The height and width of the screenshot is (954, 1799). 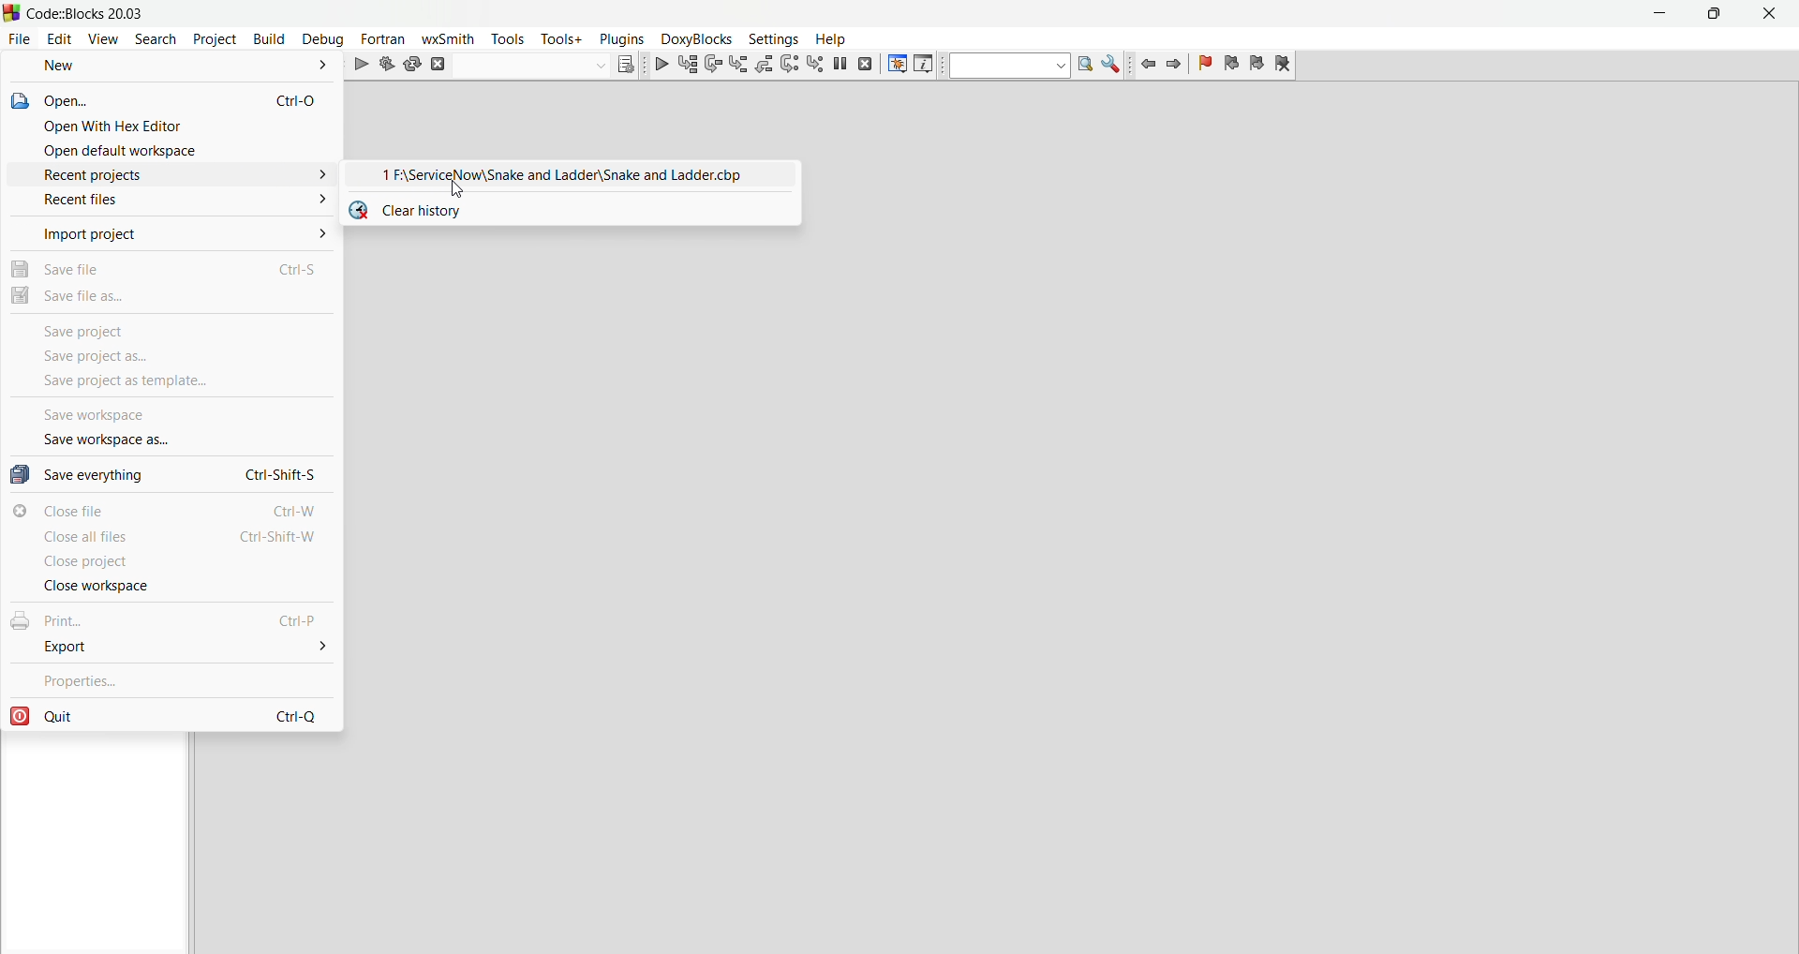 I want to click on open, so click(x=172, y=98).